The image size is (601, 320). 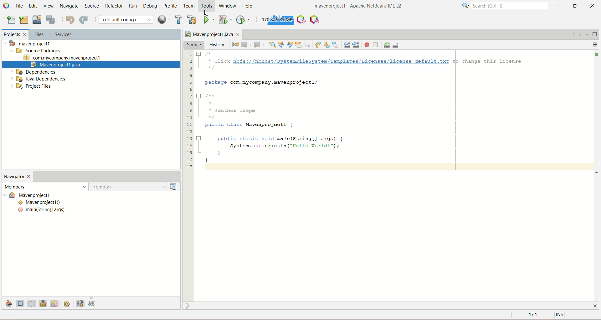 I want to click on next bookmark, so click(x=328, y=44).